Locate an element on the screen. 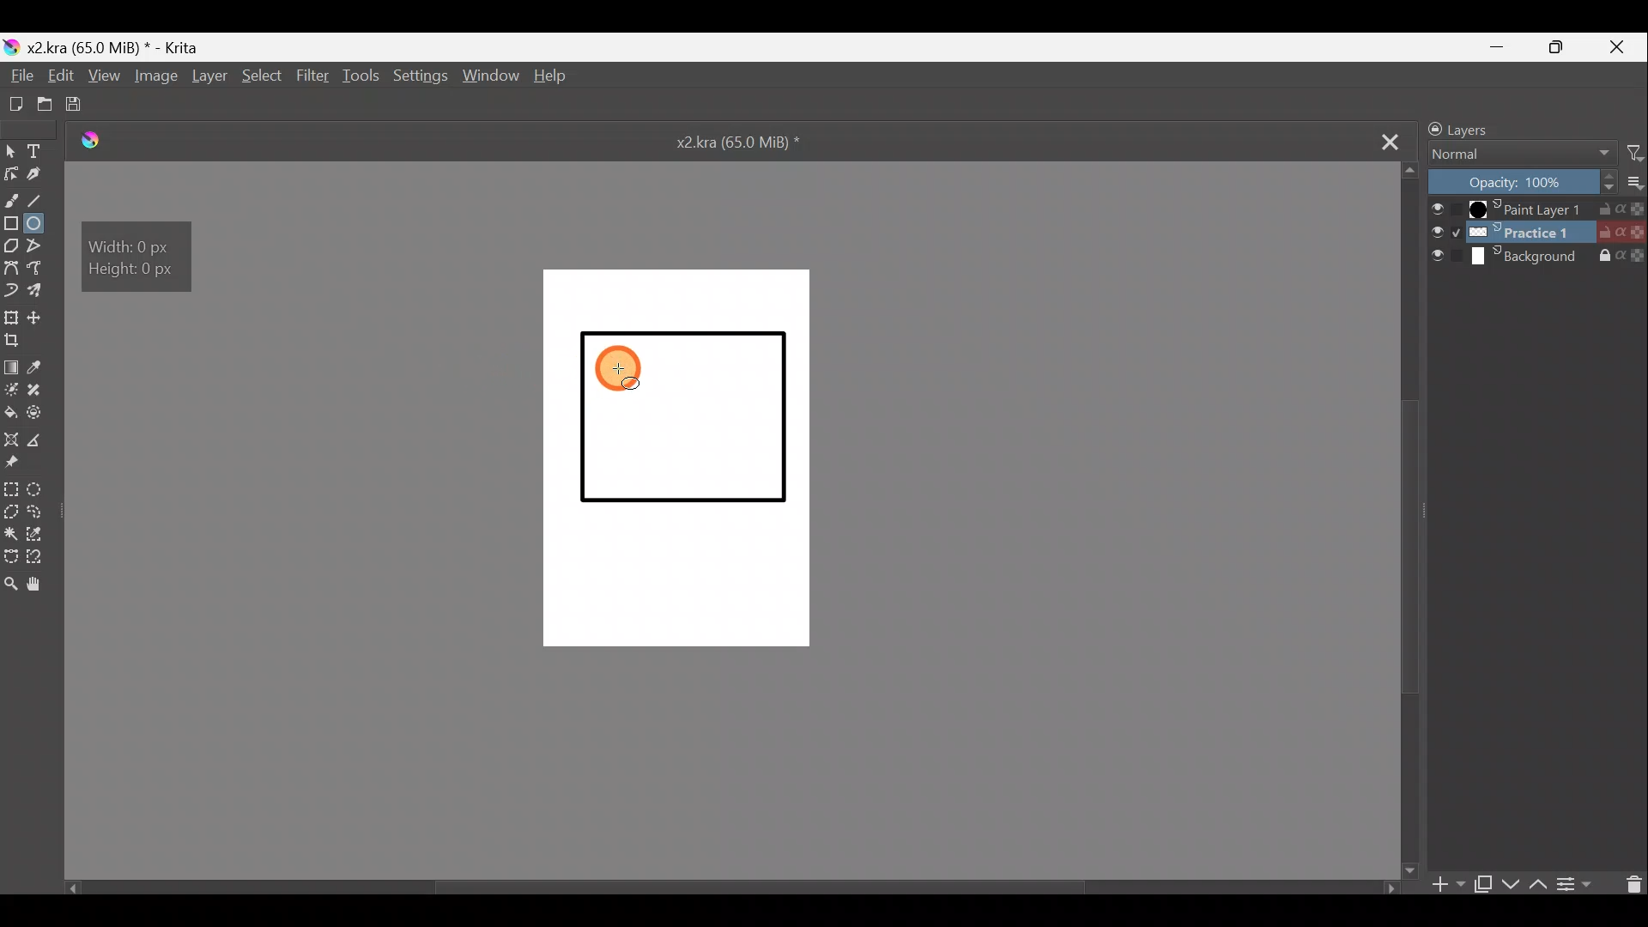 This screenshot has width=1648, height=927. View/change layer properties is located at coordinates (1580, 886).